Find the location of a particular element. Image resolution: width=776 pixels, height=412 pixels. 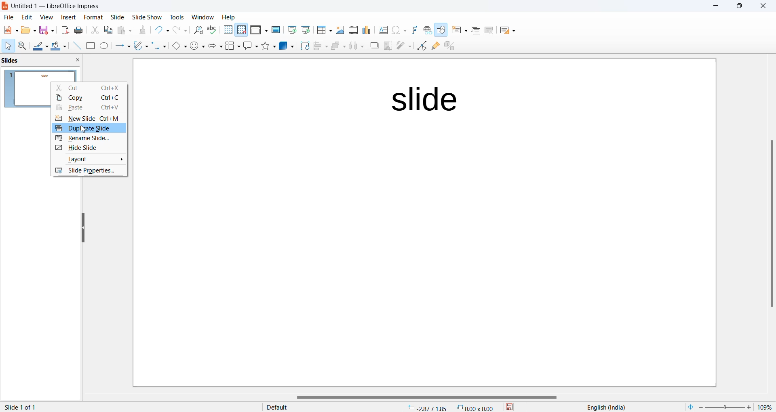

Snap to grid is located at coordinates (242, 30).